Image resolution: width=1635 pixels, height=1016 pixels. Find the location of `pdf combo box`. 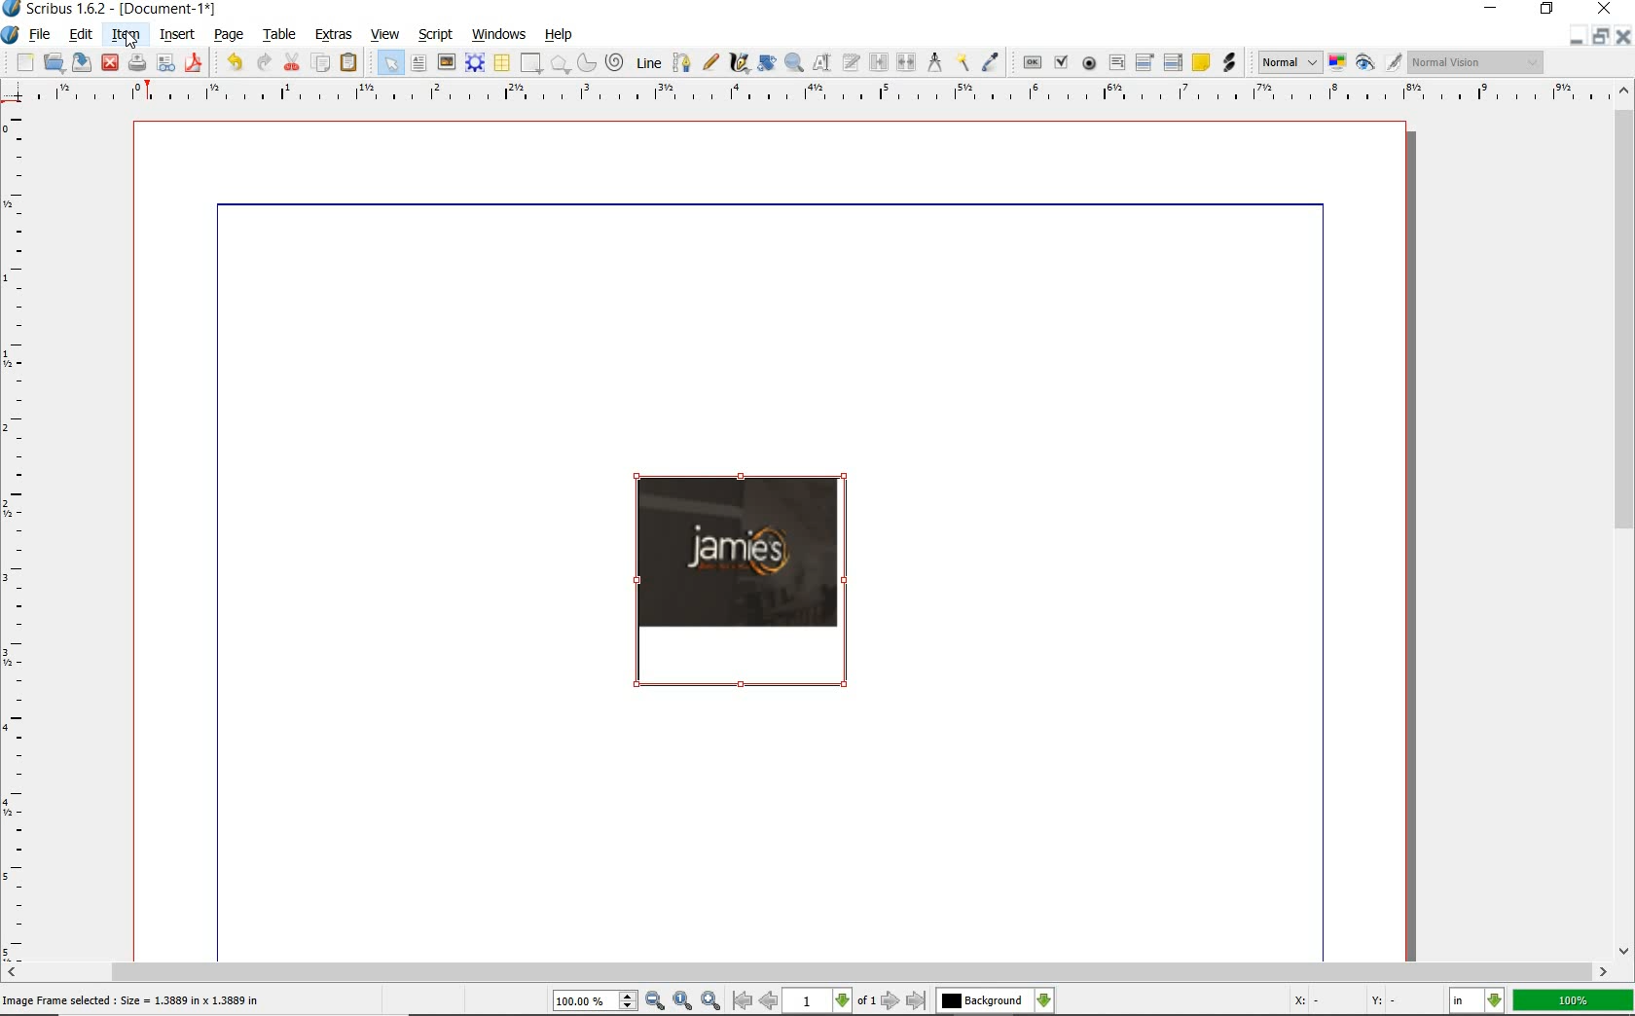

pdf combo box is located at coordinates (1145, 62).